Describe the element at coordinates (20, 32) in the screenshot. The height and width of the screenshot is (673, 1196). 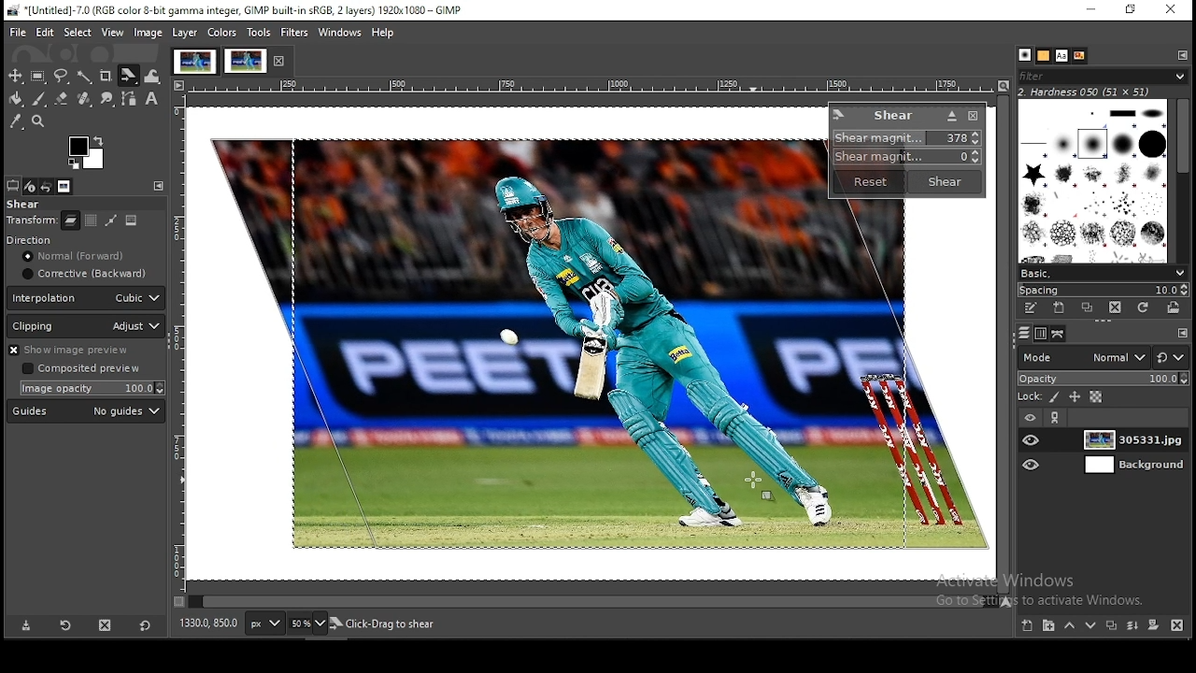
I see `file` at that location.